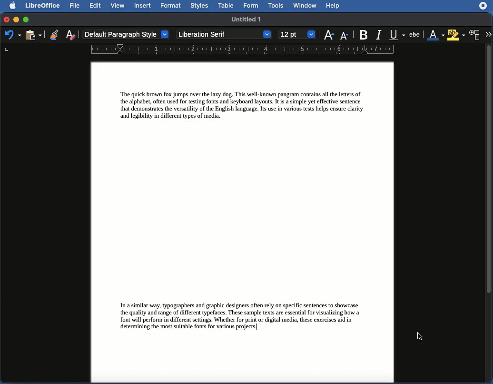 The height and width of the screenshot is (384, 493). Describe the element at coordinates (96, 5) in the screenshot. I see `Edit` at that location.